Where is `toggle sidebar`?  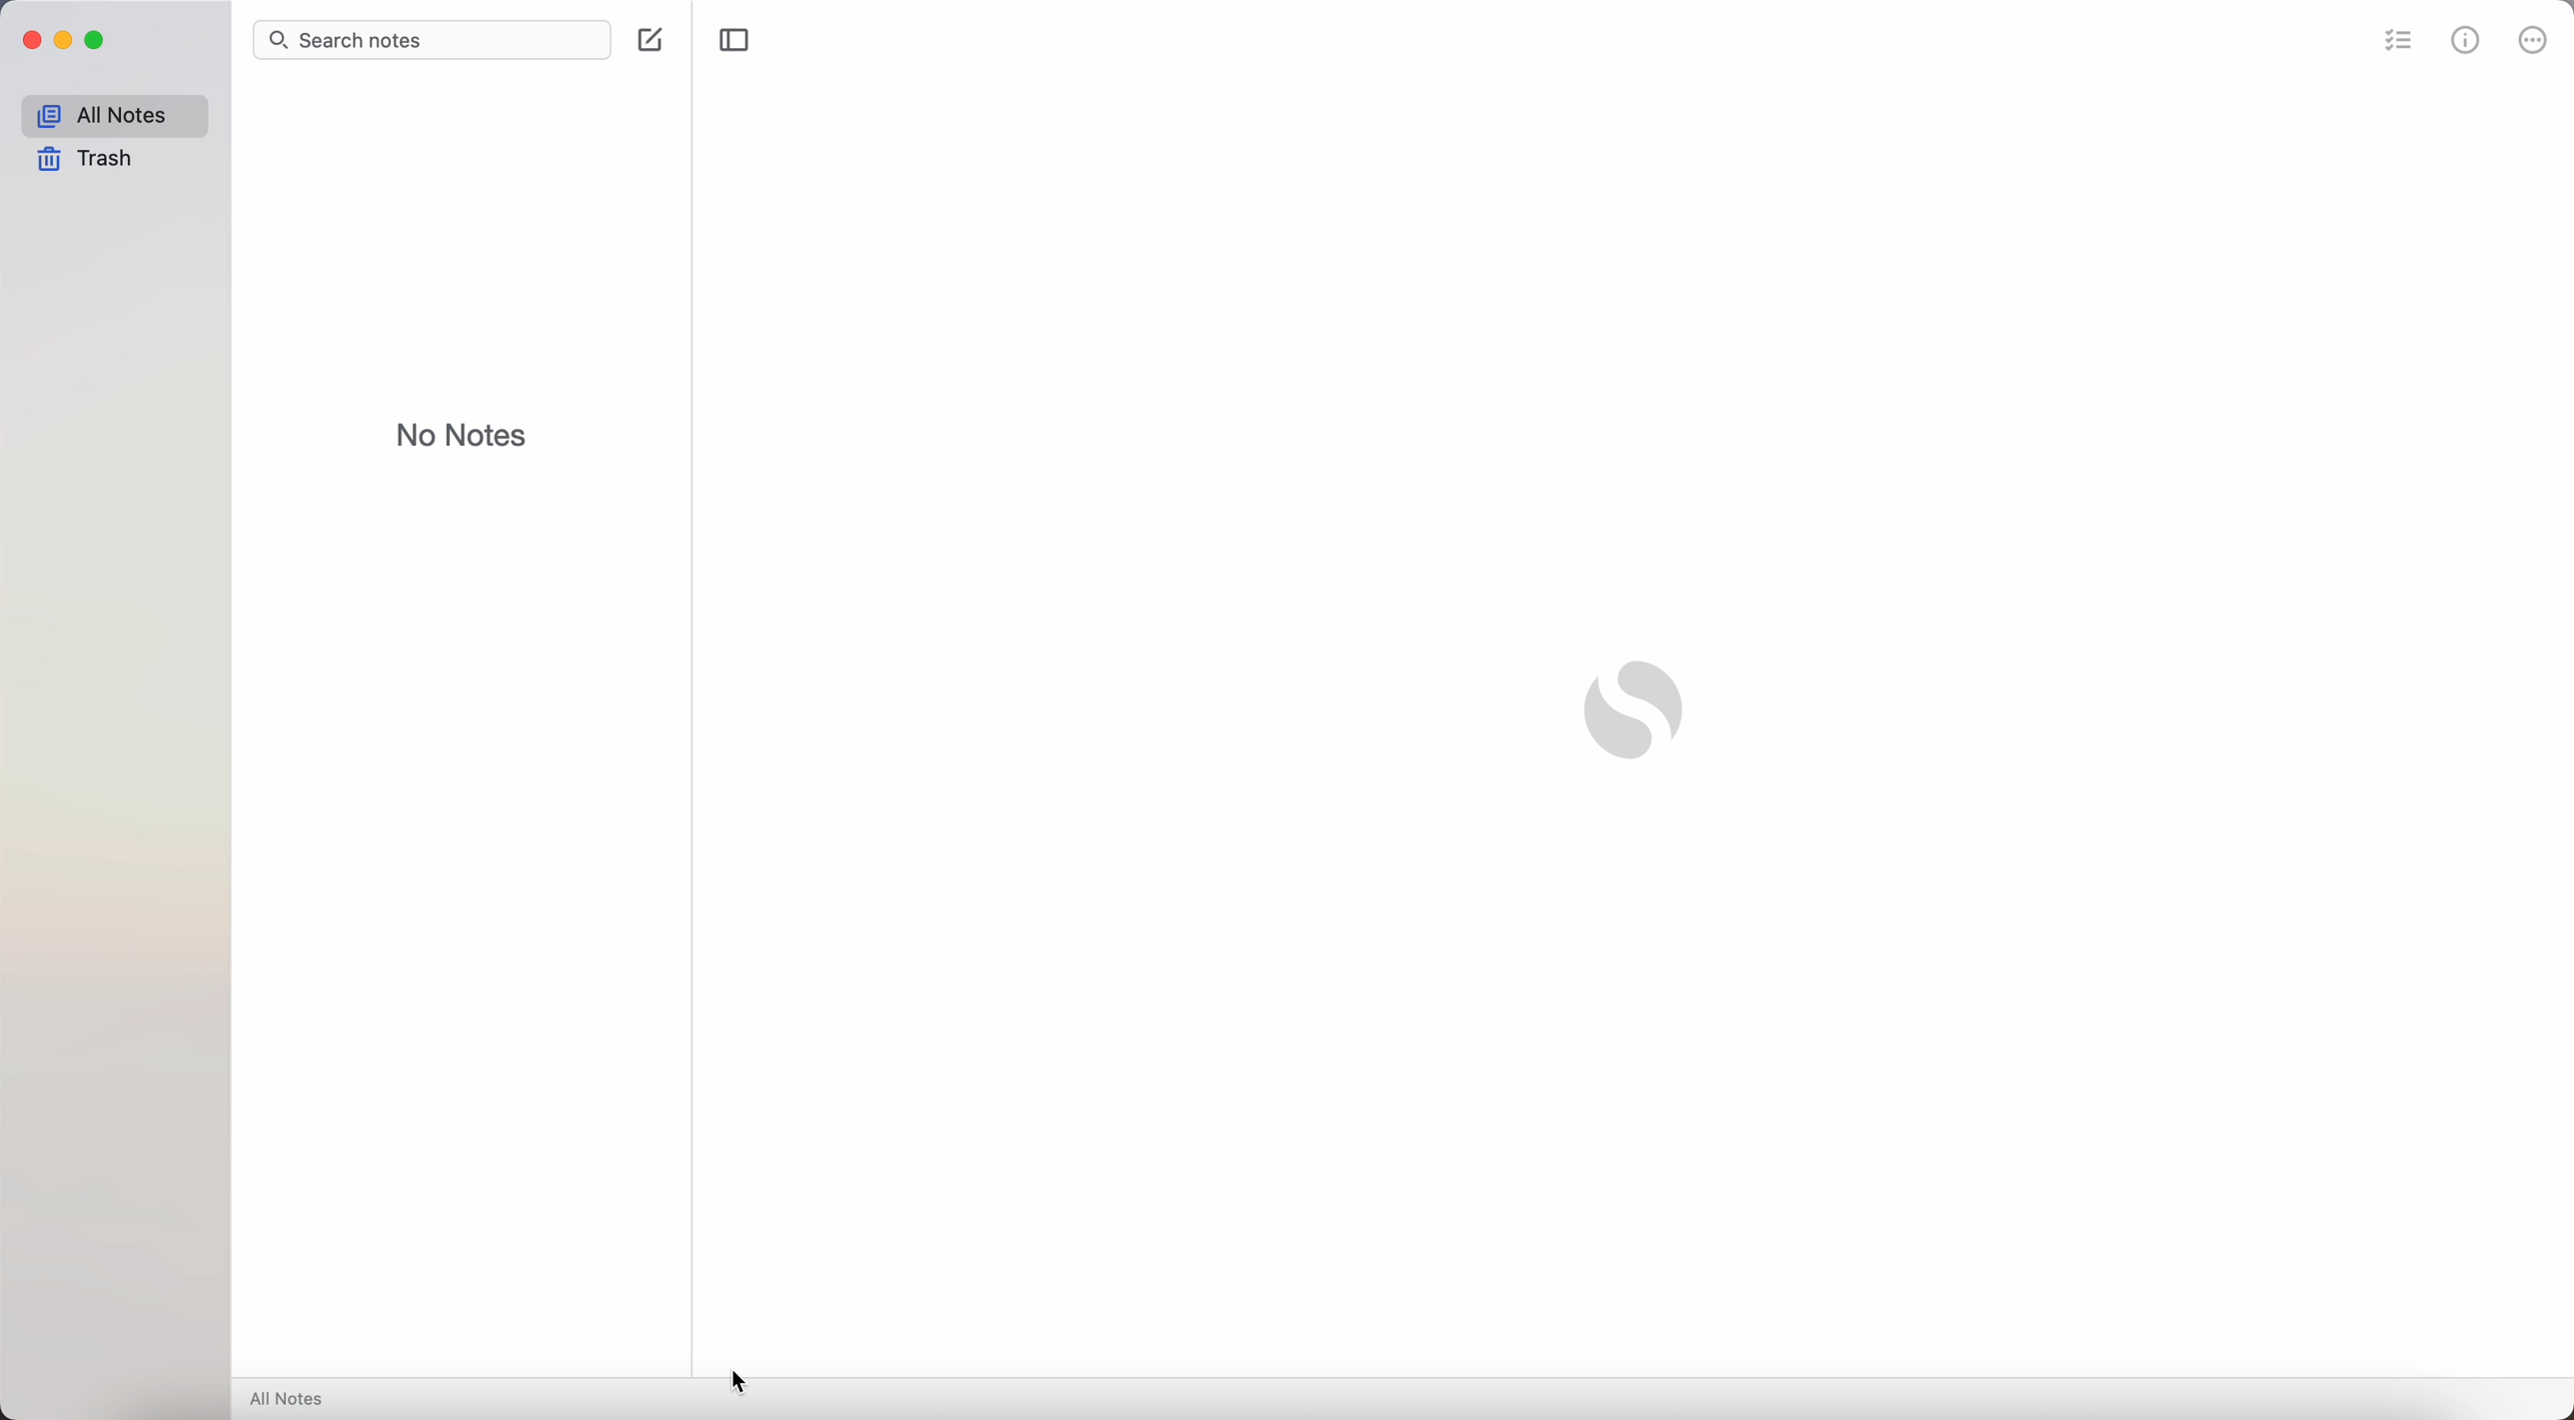 toggle sidebar is located at coordinates (730, 40).